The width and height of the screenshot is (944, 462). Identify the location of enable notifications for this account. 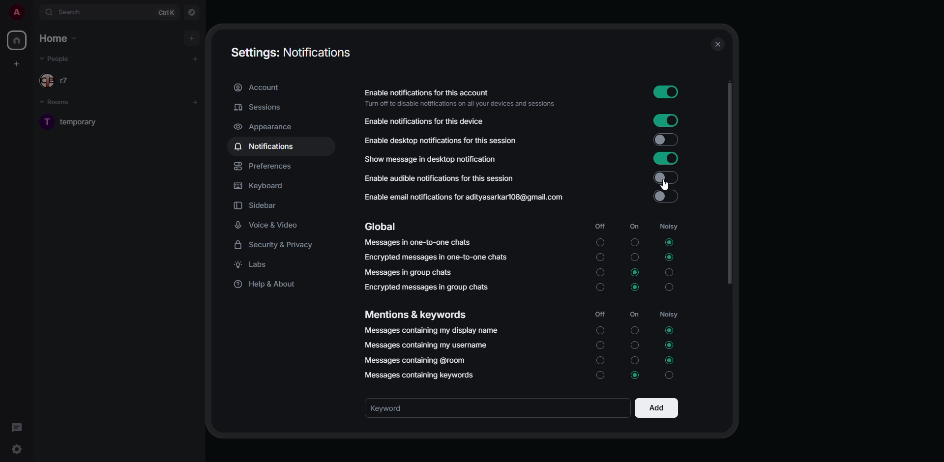
(463, 98).